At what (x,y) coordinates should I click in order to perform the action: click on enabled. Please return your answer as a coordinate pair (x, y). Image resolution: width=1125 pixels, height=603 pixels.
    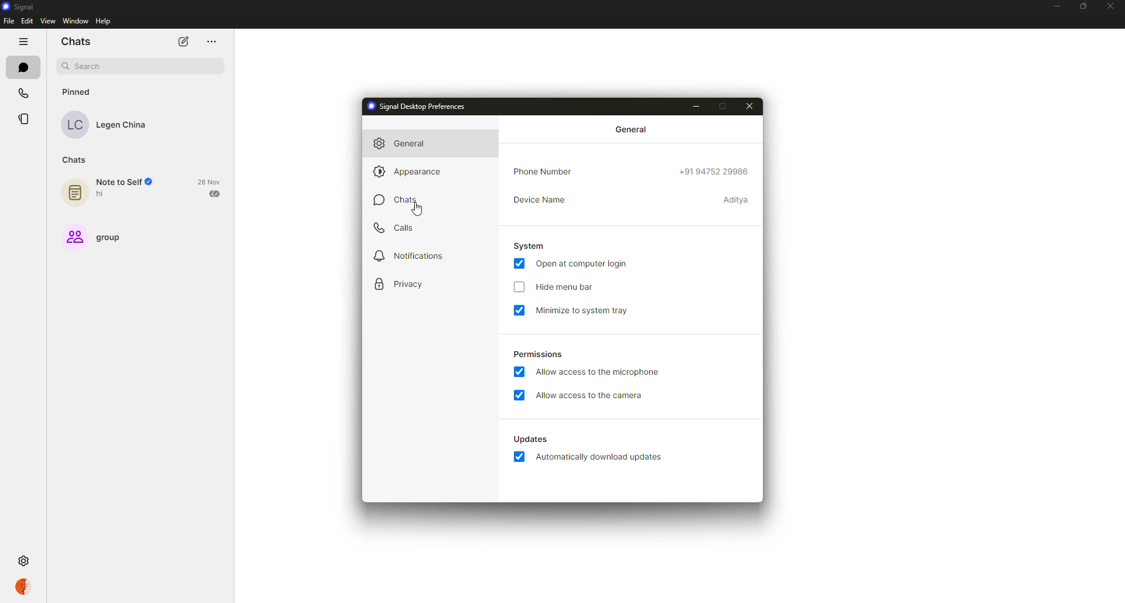
    Looking at the image, I should click on (521, 372).